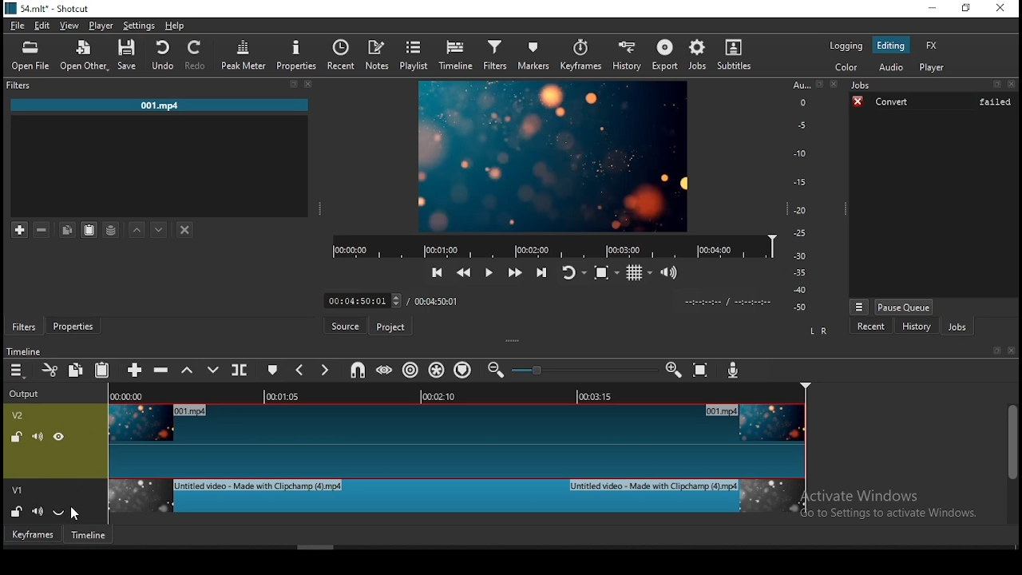  What do you see at coordinates (722, 302) in the screenshot?
I see `TIMER` at bounding box center [722, 302].